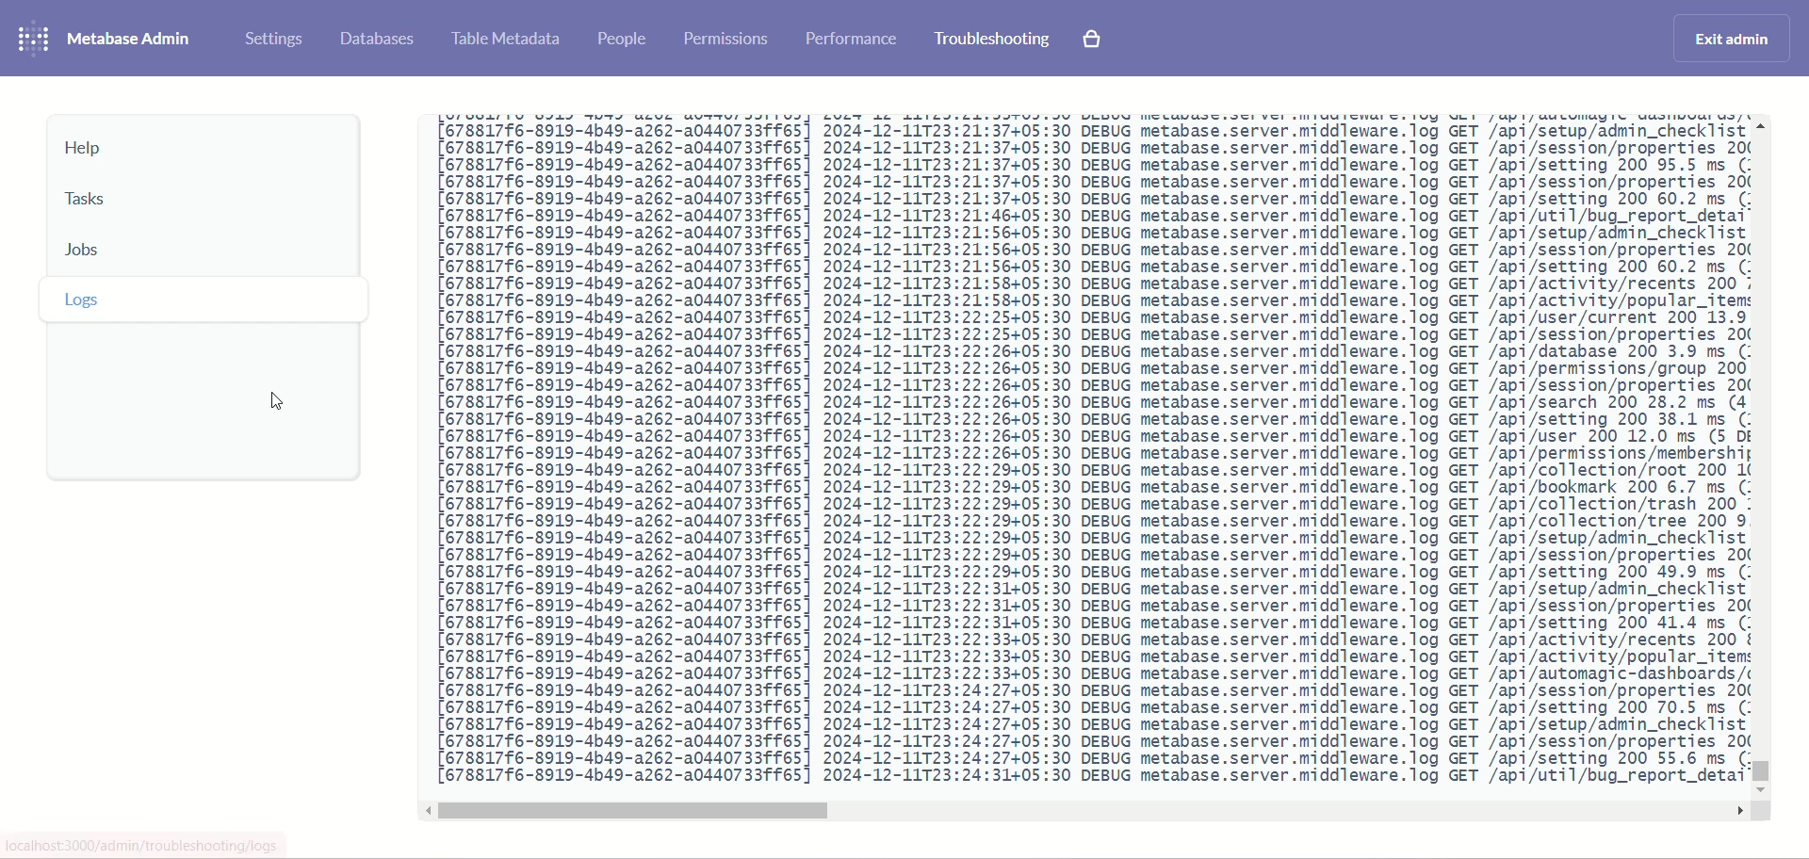  What do you see at coordinates (852, 41) in the screenshot?
I see `performance` at bounding box center [852, 41].